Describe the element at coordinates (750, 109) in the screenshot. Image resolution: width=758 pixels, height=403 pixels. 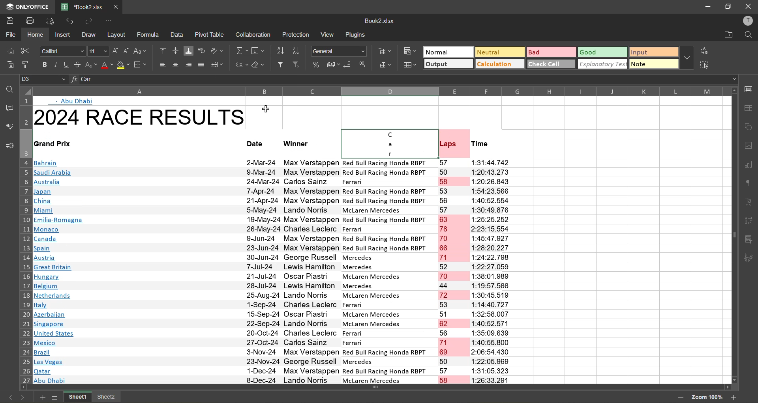
I see `table` at that location.